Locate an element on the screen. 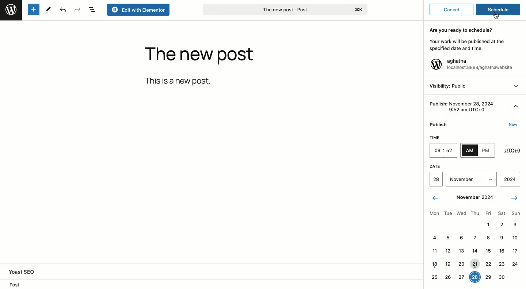  Mon Tue Wed Thu Fri Sat Sun is located at coordinates (474, 212).